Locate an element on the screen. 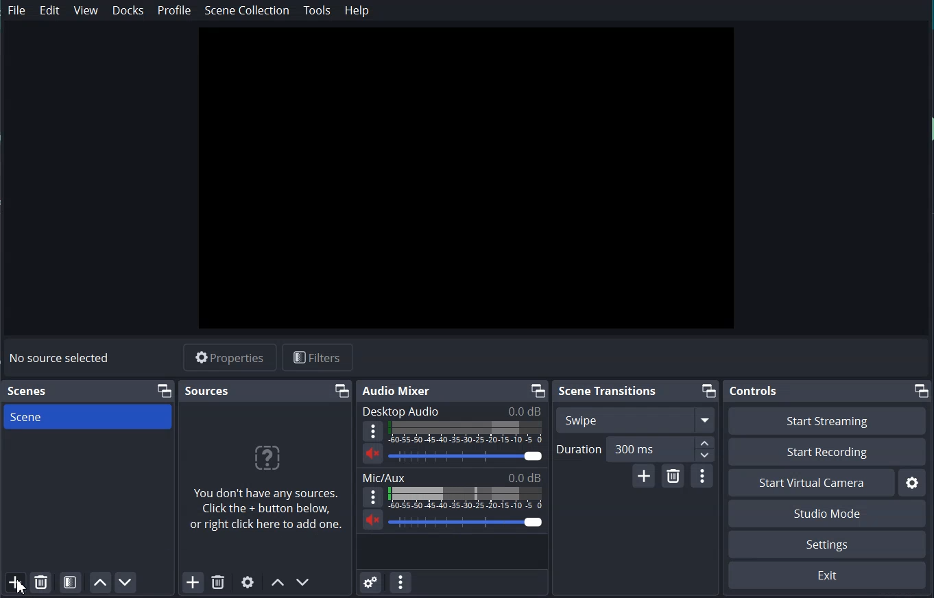 The image size is (934, 598). Text is located at coordinates (453, 477).